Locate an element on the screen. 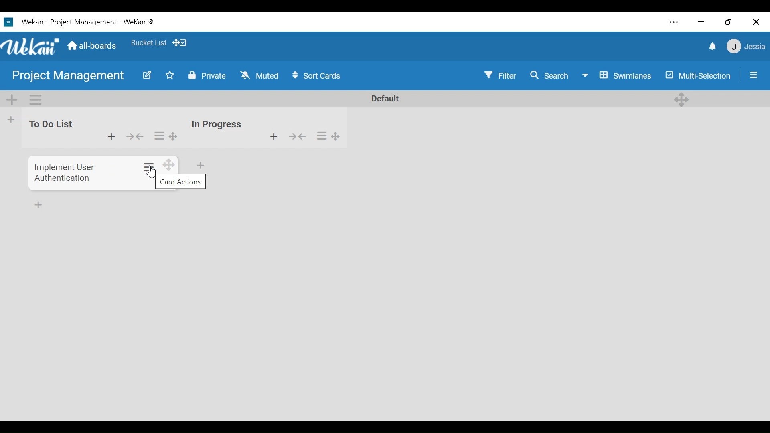 Image resolution: width=770 pixels, height=433 pixels. \ Muted is located at coordinates (260, 75).